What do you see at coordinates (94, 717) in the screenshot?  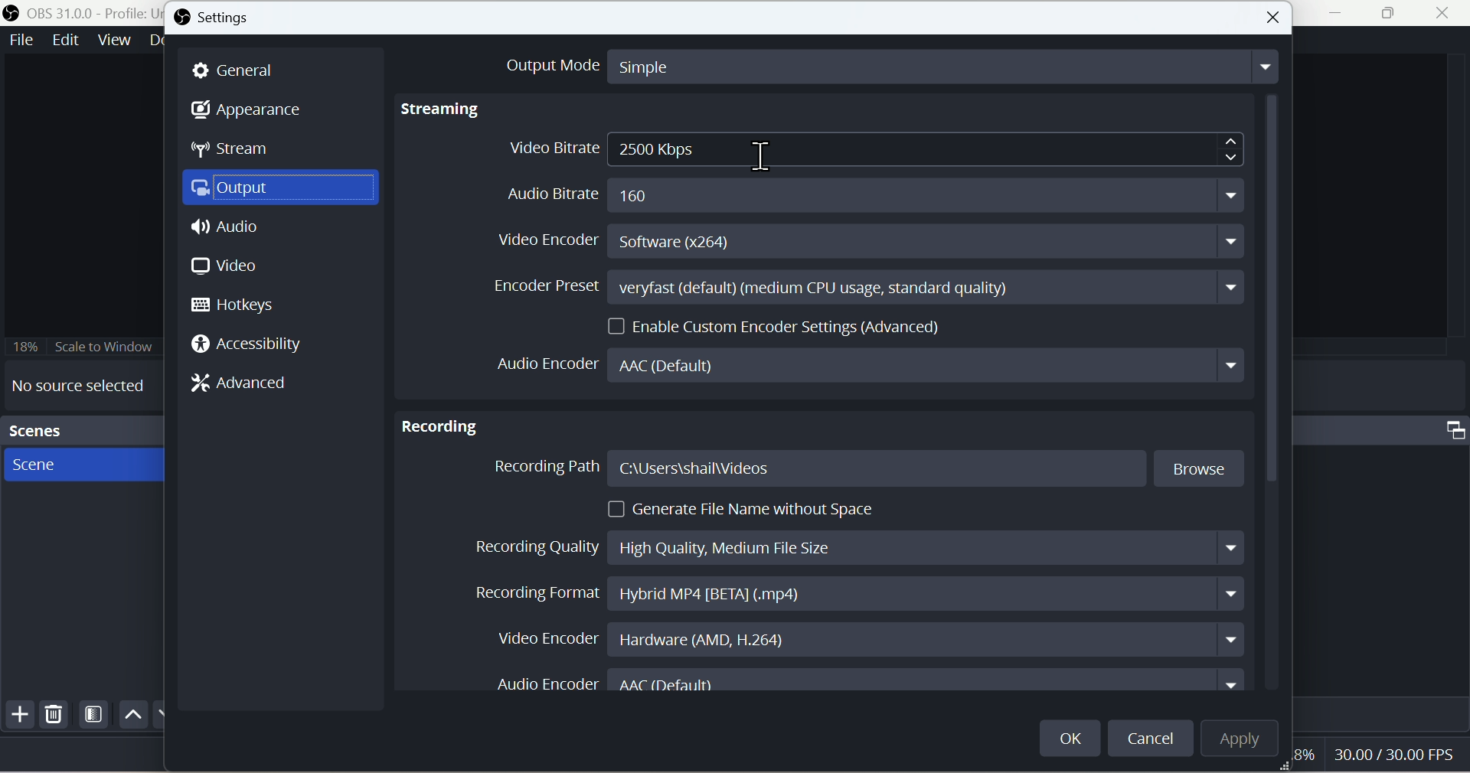 I see `Filter` at bounding box center [94, 717].